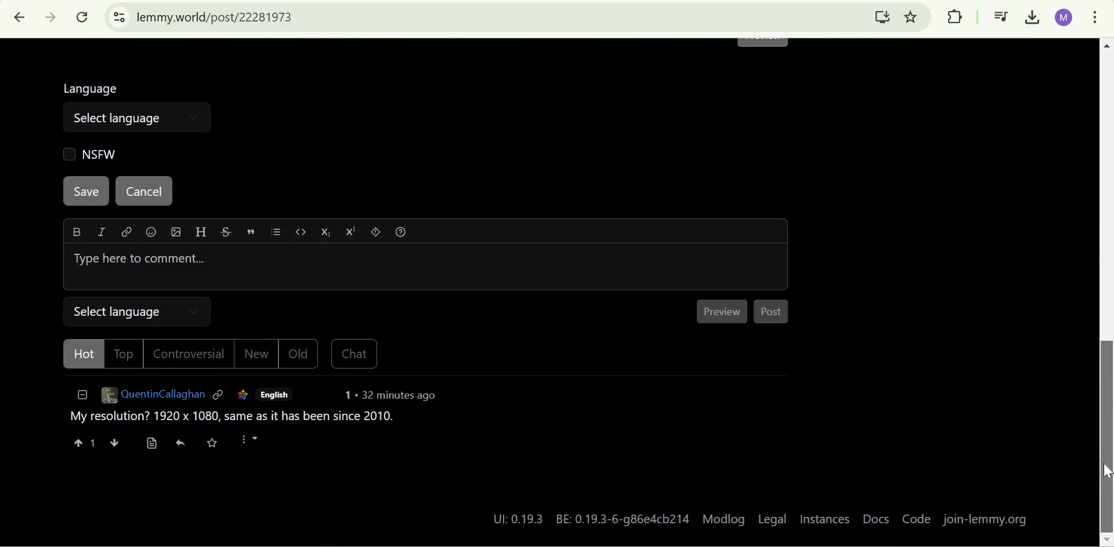  What do you see at coordinates (883, 16) in the screenshot?
I see `Install Lemmy.World` at bounding box center [883, 16].